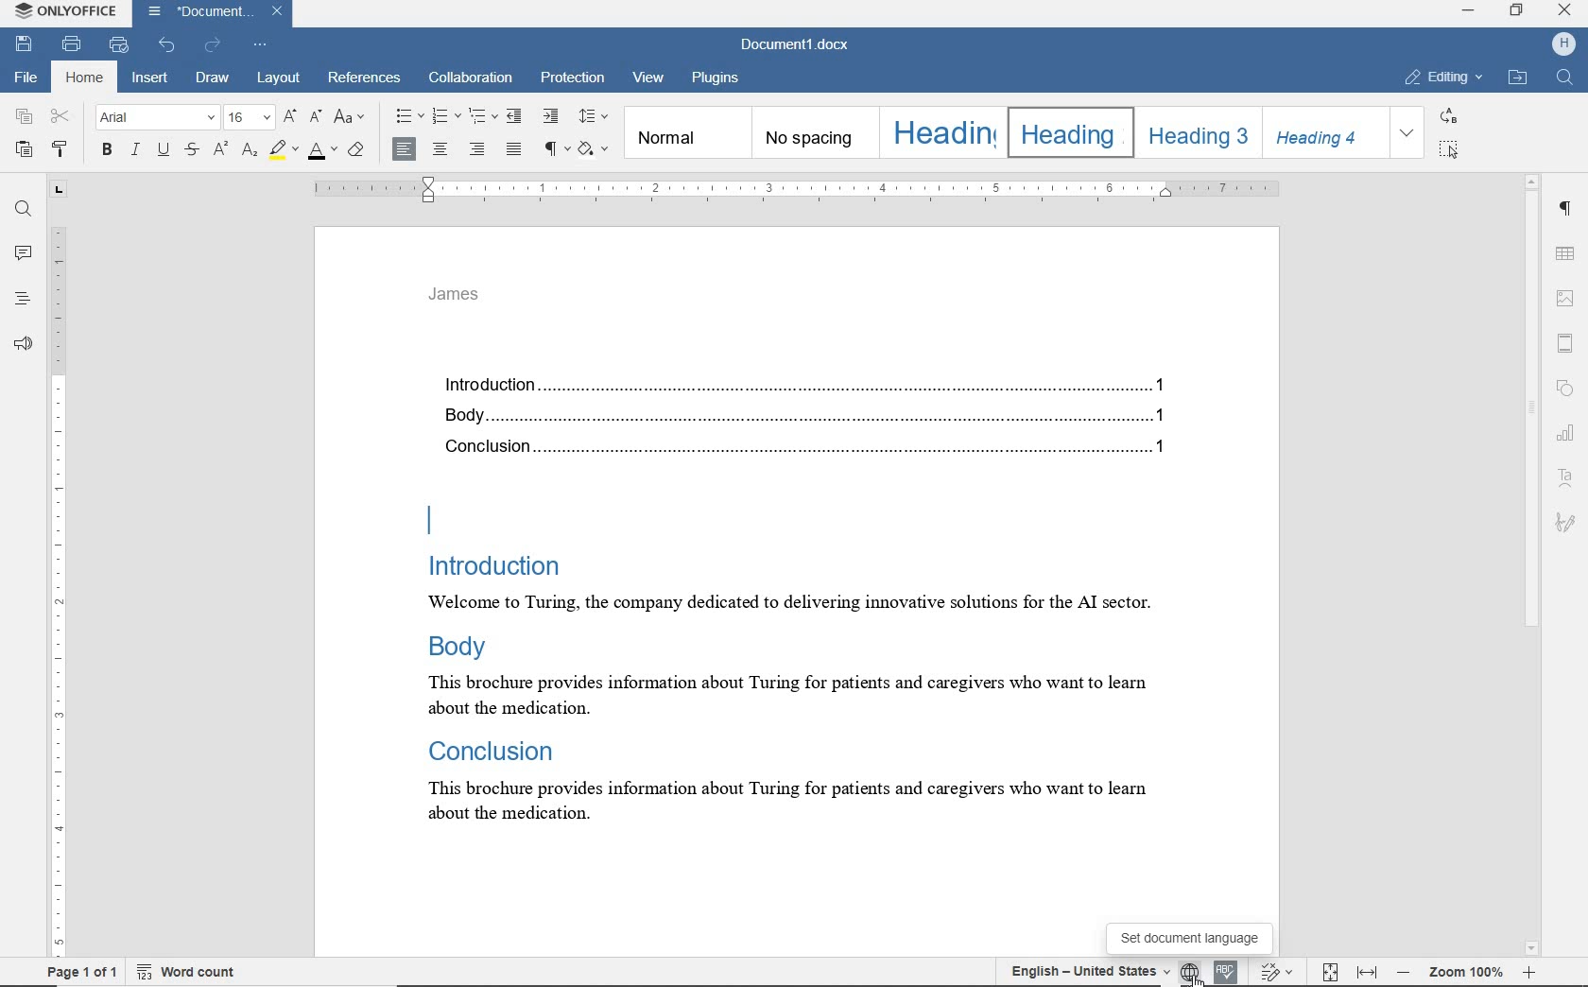  What do you see at coordinates (794, 387) in the screenshot?
I see `Introduction.......................................................................................................................................1` at bounding box center [794, 387].